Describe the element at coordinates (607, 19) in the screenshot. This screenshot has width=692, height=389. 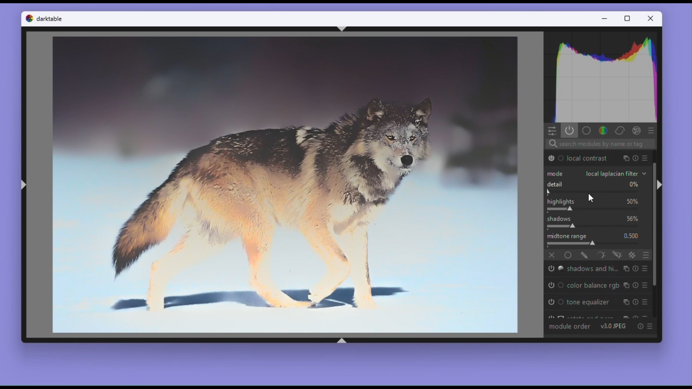
I see `minimize` at that location.